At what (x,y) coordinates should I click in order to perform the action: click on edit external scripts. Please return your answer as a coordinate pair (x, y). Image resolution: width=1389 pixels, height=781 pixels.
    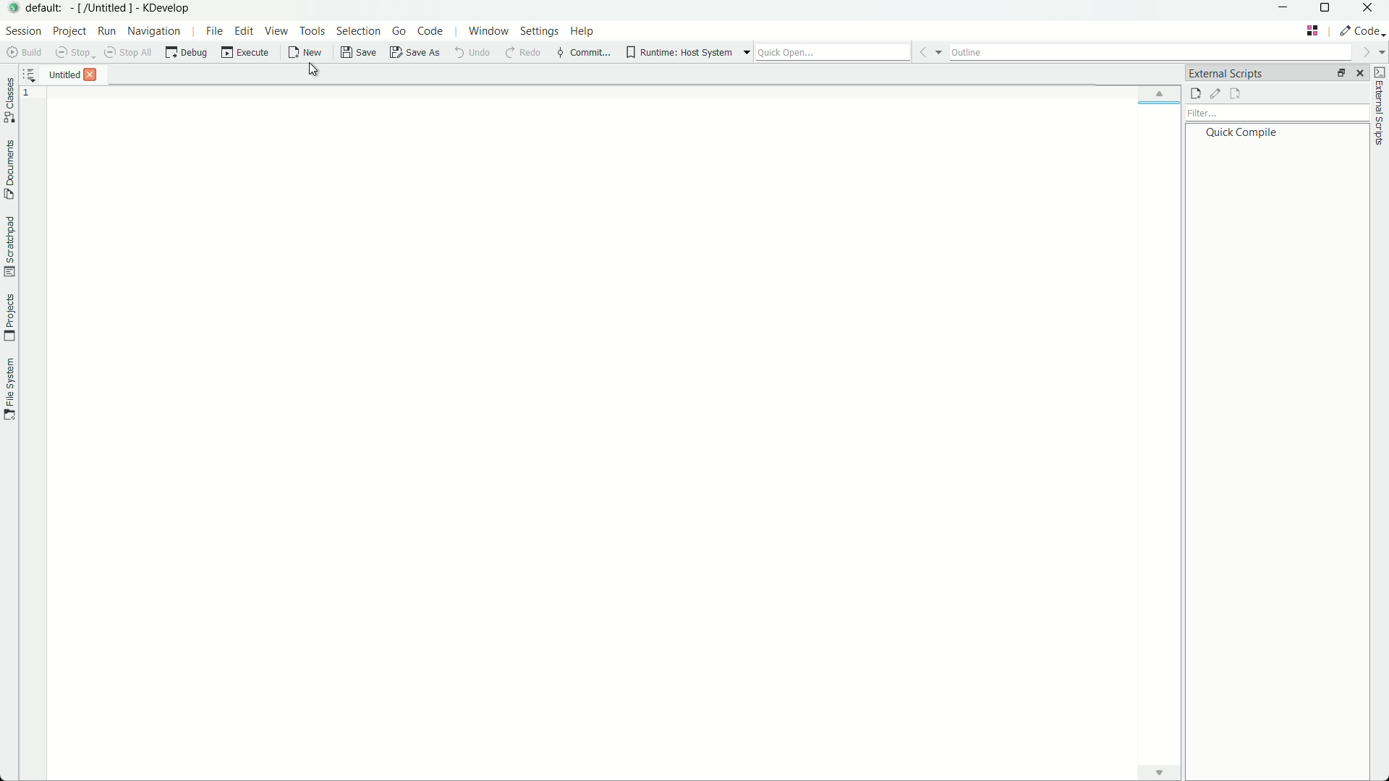
    Looking at the image, I should click on (1216, 95).